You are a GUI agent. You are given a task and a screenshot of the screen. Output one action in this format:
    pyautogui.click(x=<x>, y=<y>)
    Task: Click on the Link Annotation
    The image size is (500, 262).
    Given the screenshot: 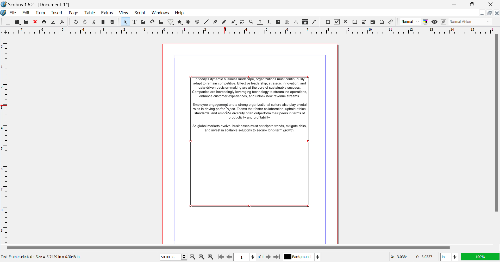 What is the action you would take?
    pyautogui.click(x=392, y=22)
    